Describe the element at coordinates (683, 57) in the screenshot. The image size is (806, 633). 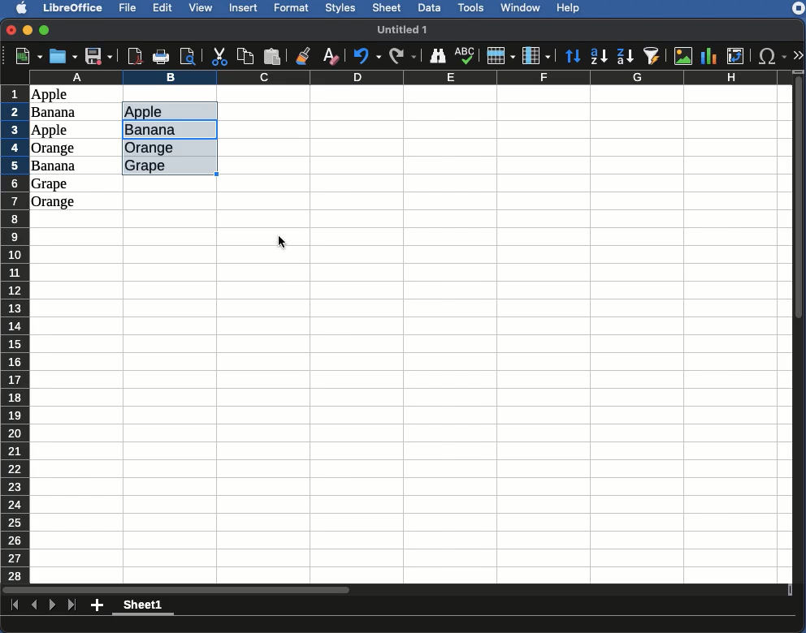
I see `Image` at that location.